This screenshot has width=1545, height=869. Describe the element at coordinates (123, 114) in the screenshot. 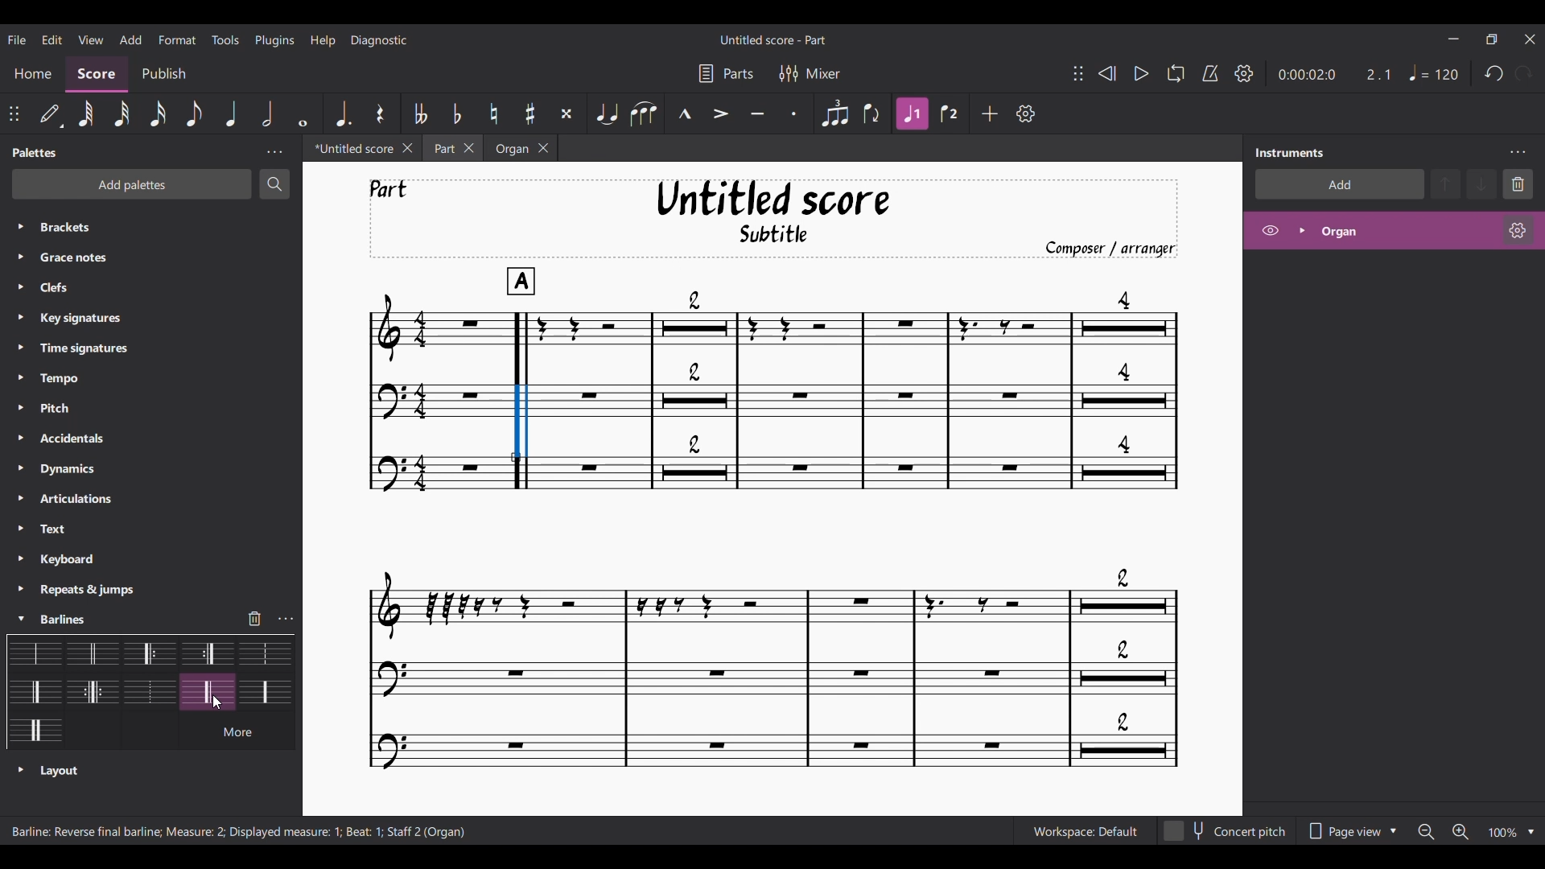

I see `32nd note` at that location.